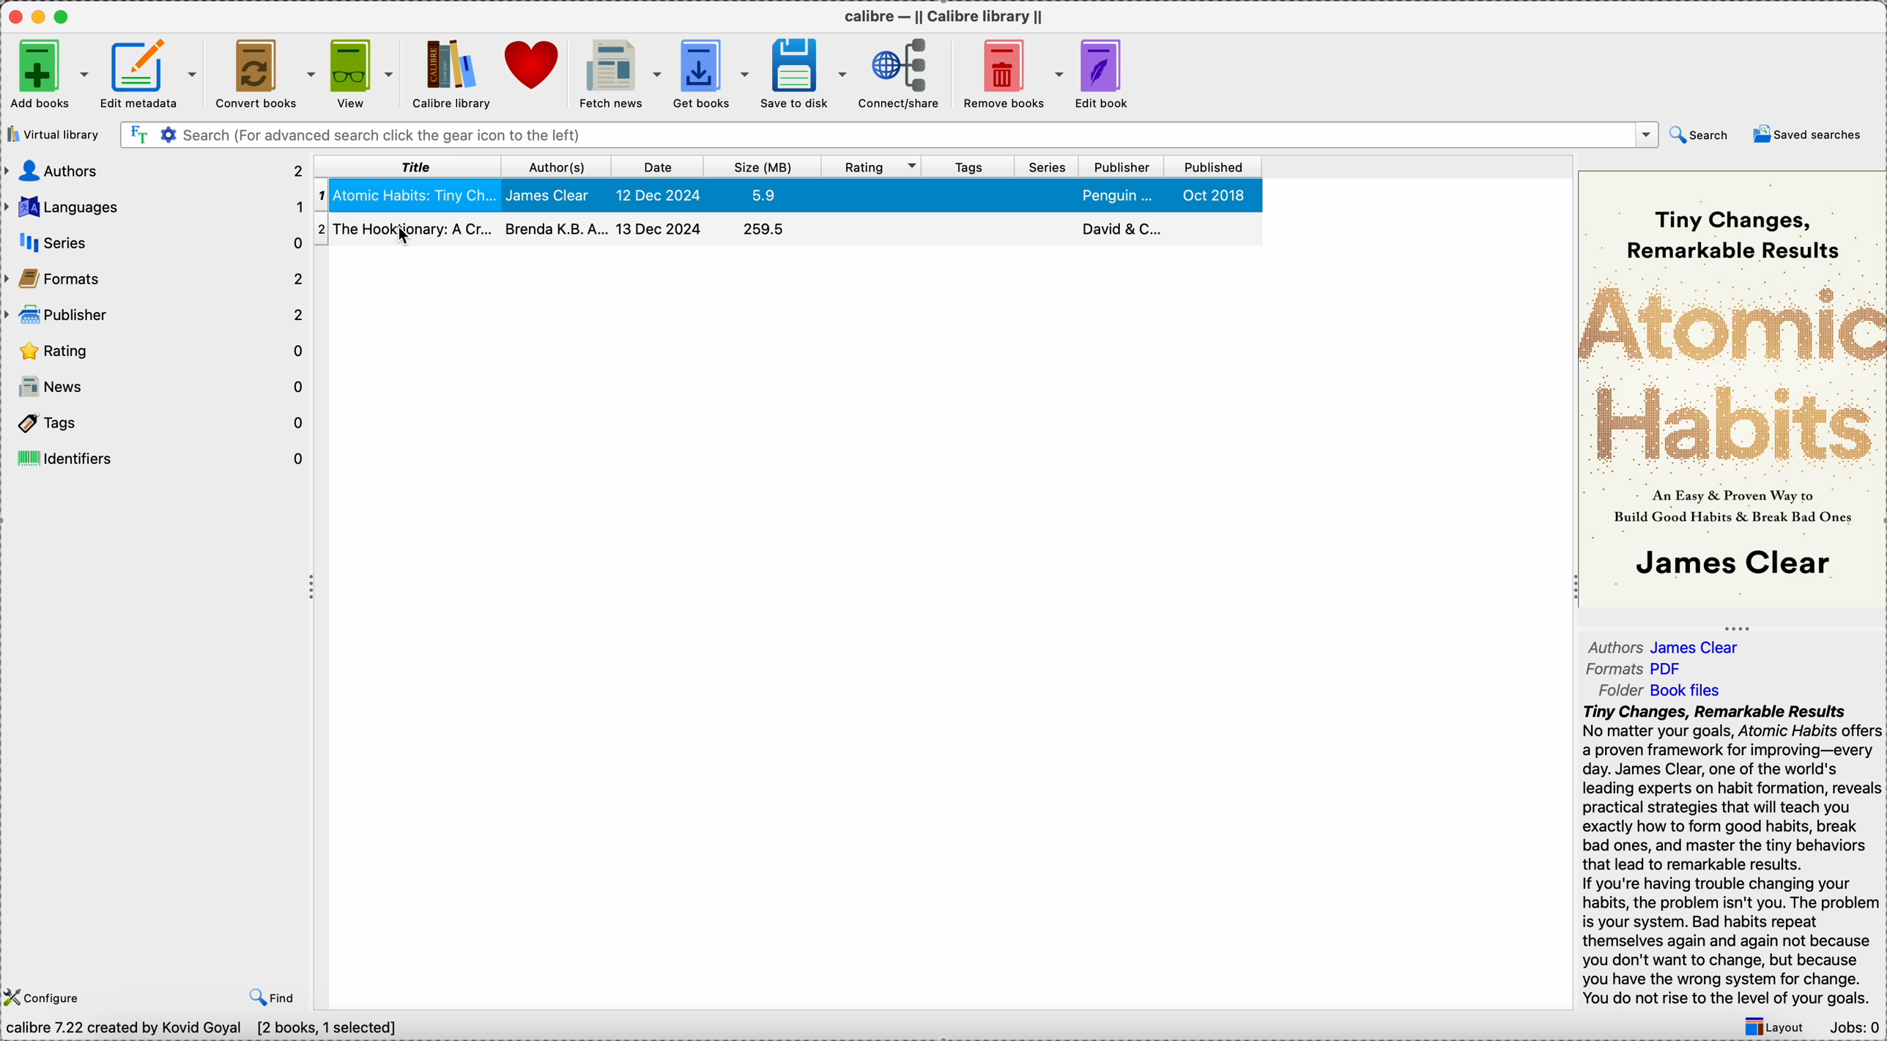 Image resolution: width=1887 pixels, height=1041 pixels. Describe the element at coordinates (947, 19) in the screenshot. I see `calibre` at that location.